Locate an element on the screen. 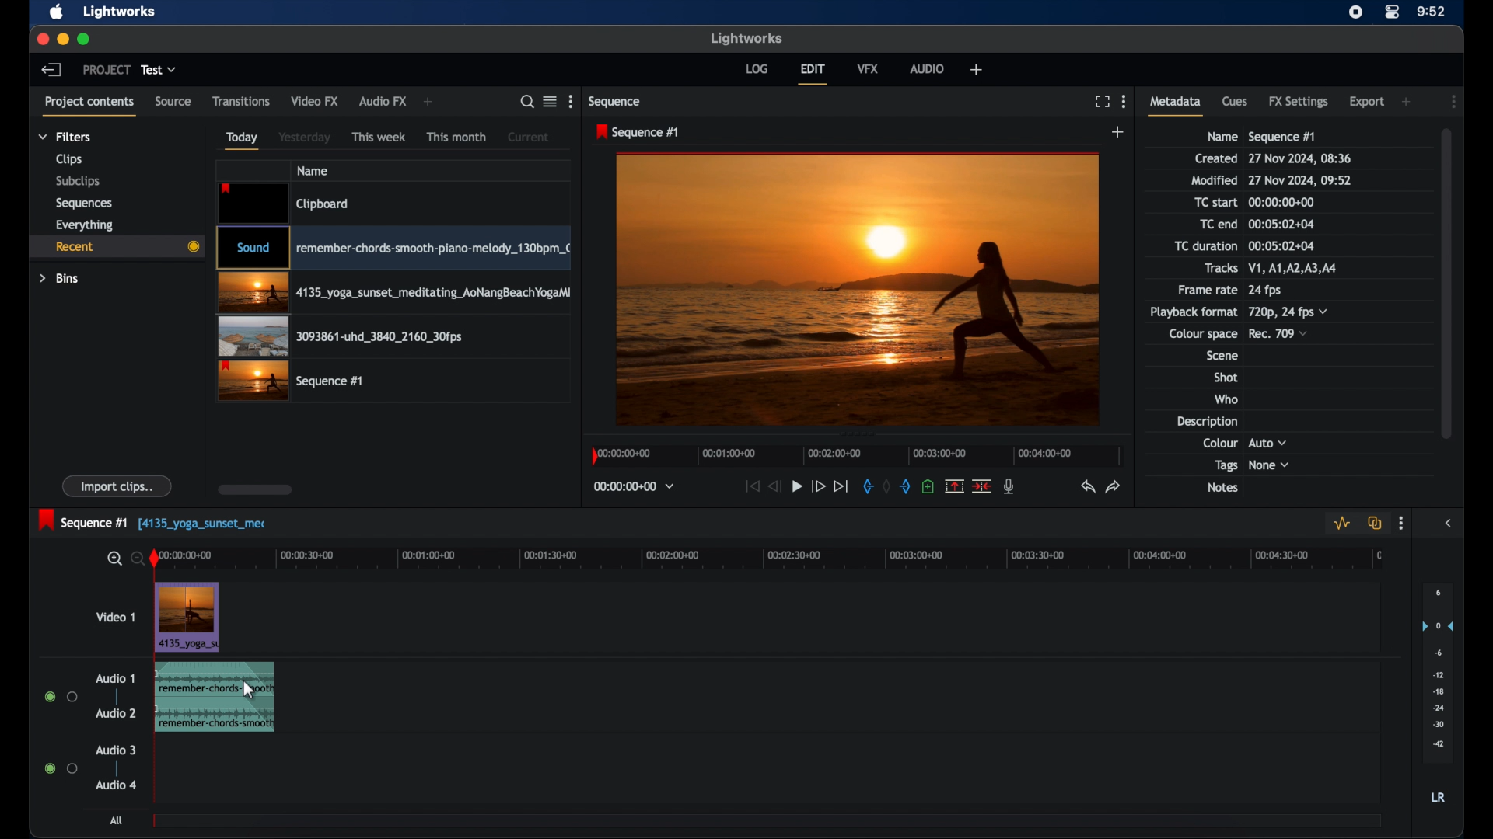 The image size is (1493, 839). cursor is located at coordinates (263, 692).